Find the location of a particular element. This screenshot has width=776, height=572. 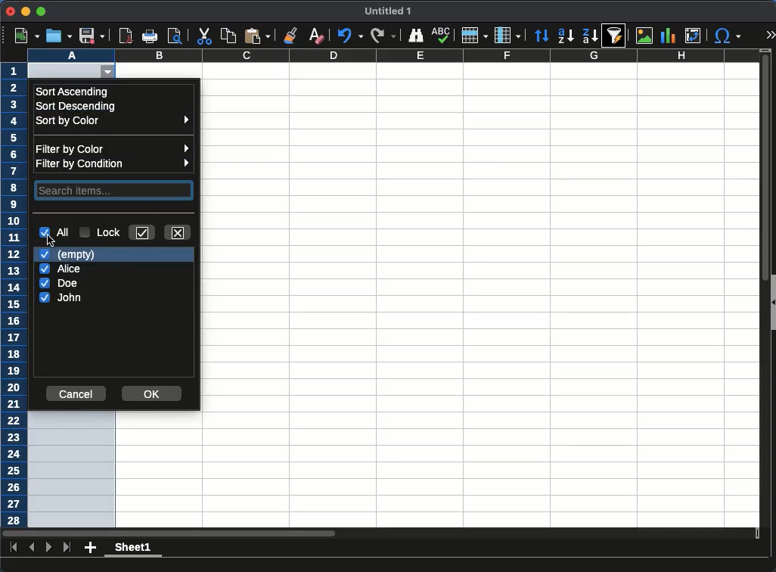

paste is located at coordinates (257, 36).